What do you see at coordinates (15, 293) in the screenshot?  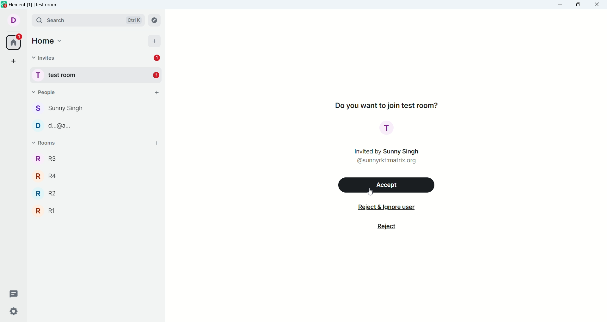 I see `threads` at bounding box center [15, 293].